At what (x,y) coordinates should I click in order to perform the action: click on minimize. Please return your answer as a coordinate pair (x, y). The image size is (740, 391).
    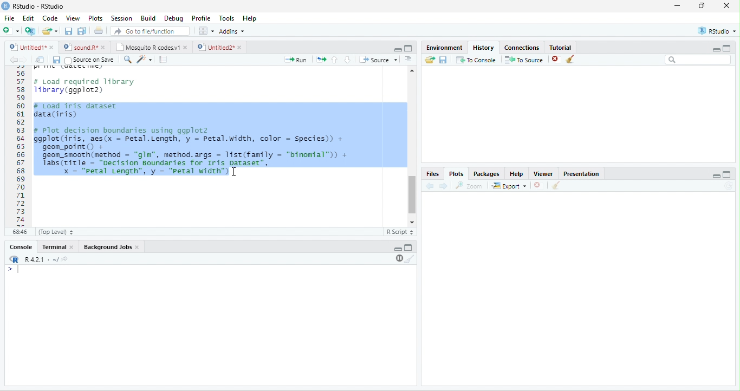
    Looking at the image, I should click on (398, 50).